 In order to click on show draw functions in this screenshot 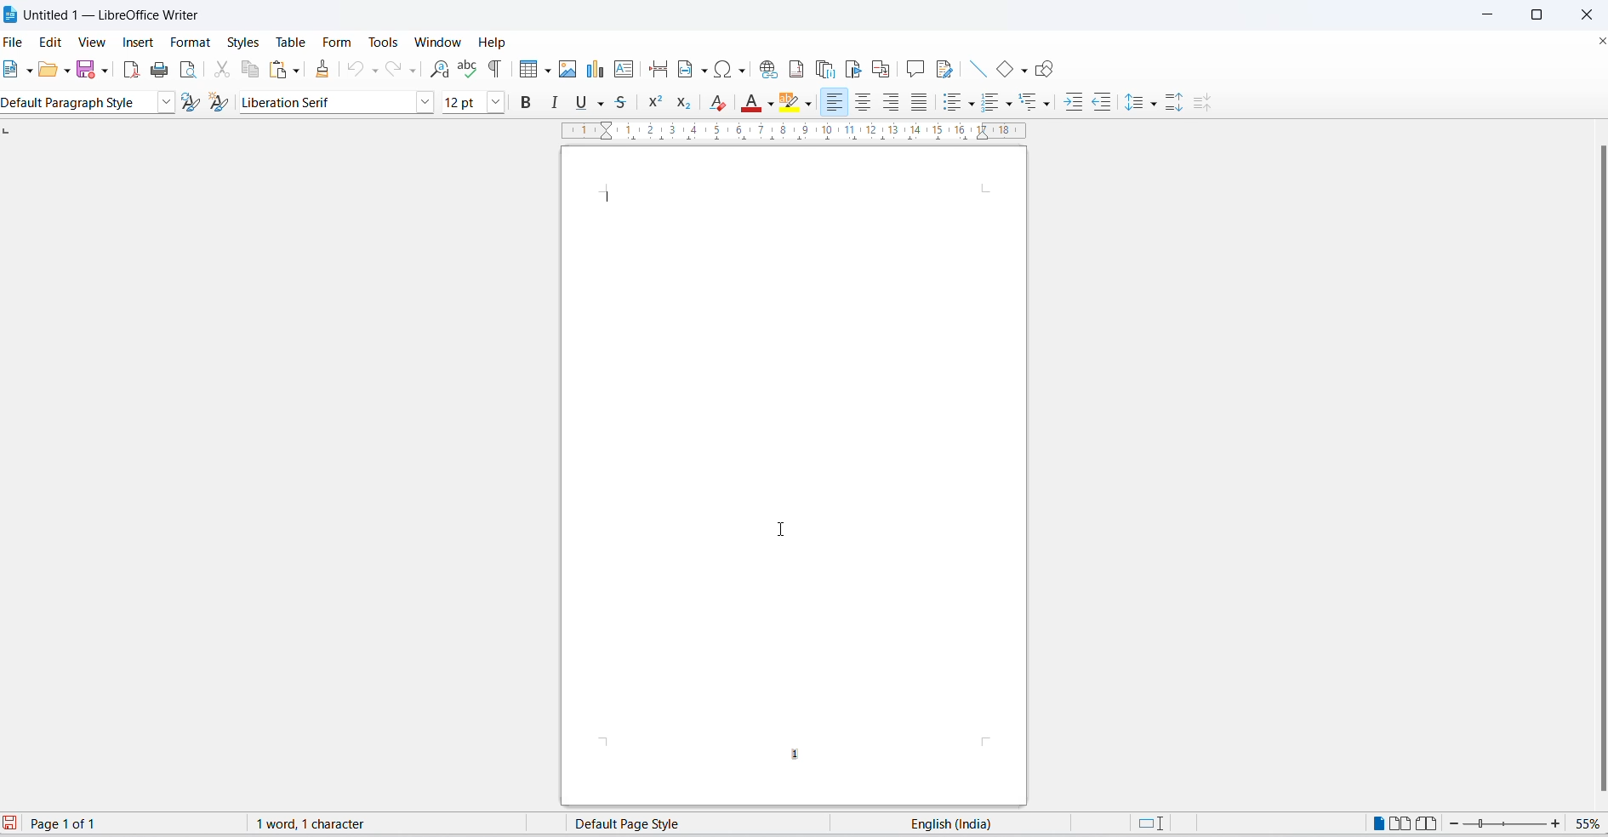, I will do `click(1043, 69)`.